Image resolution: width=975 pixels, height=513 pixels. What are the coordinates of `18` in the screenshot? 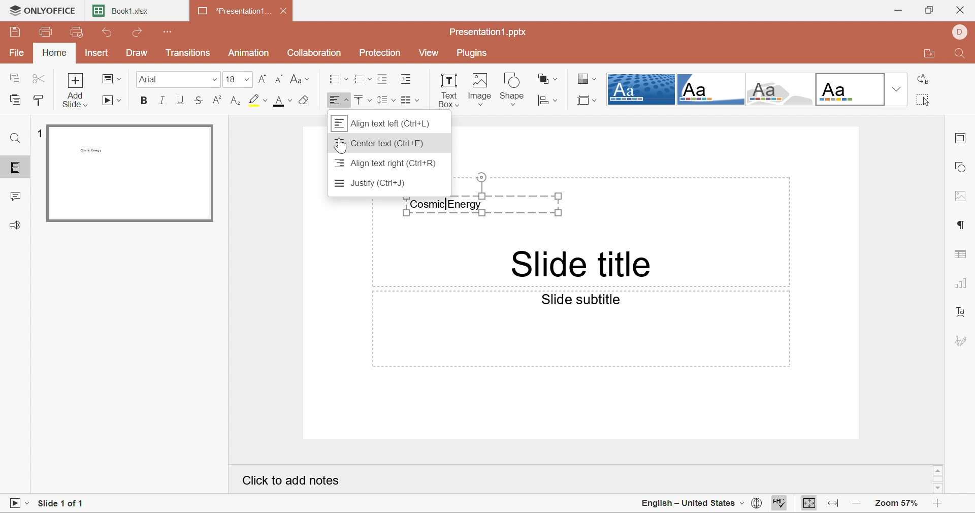 It's located at (237, 79).